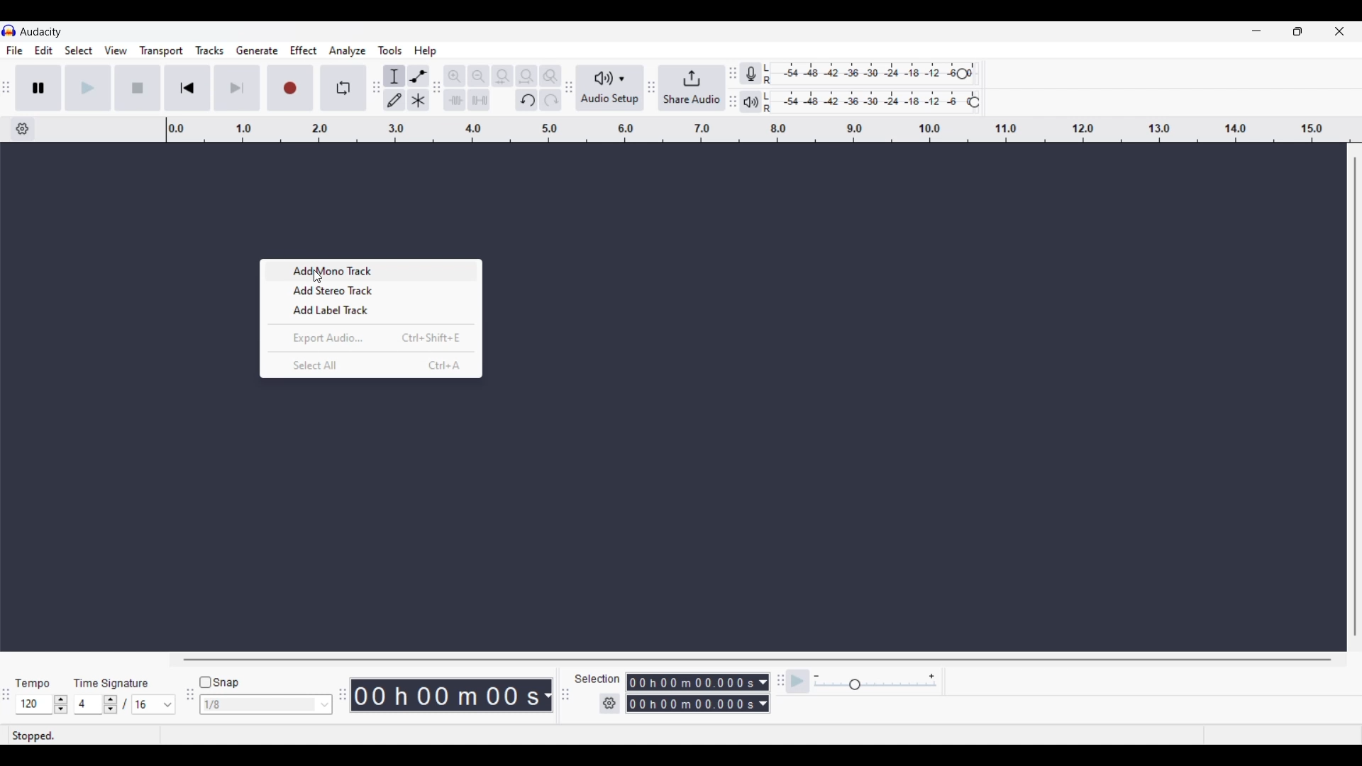  I want to click on Cursor, so click(316, 277).